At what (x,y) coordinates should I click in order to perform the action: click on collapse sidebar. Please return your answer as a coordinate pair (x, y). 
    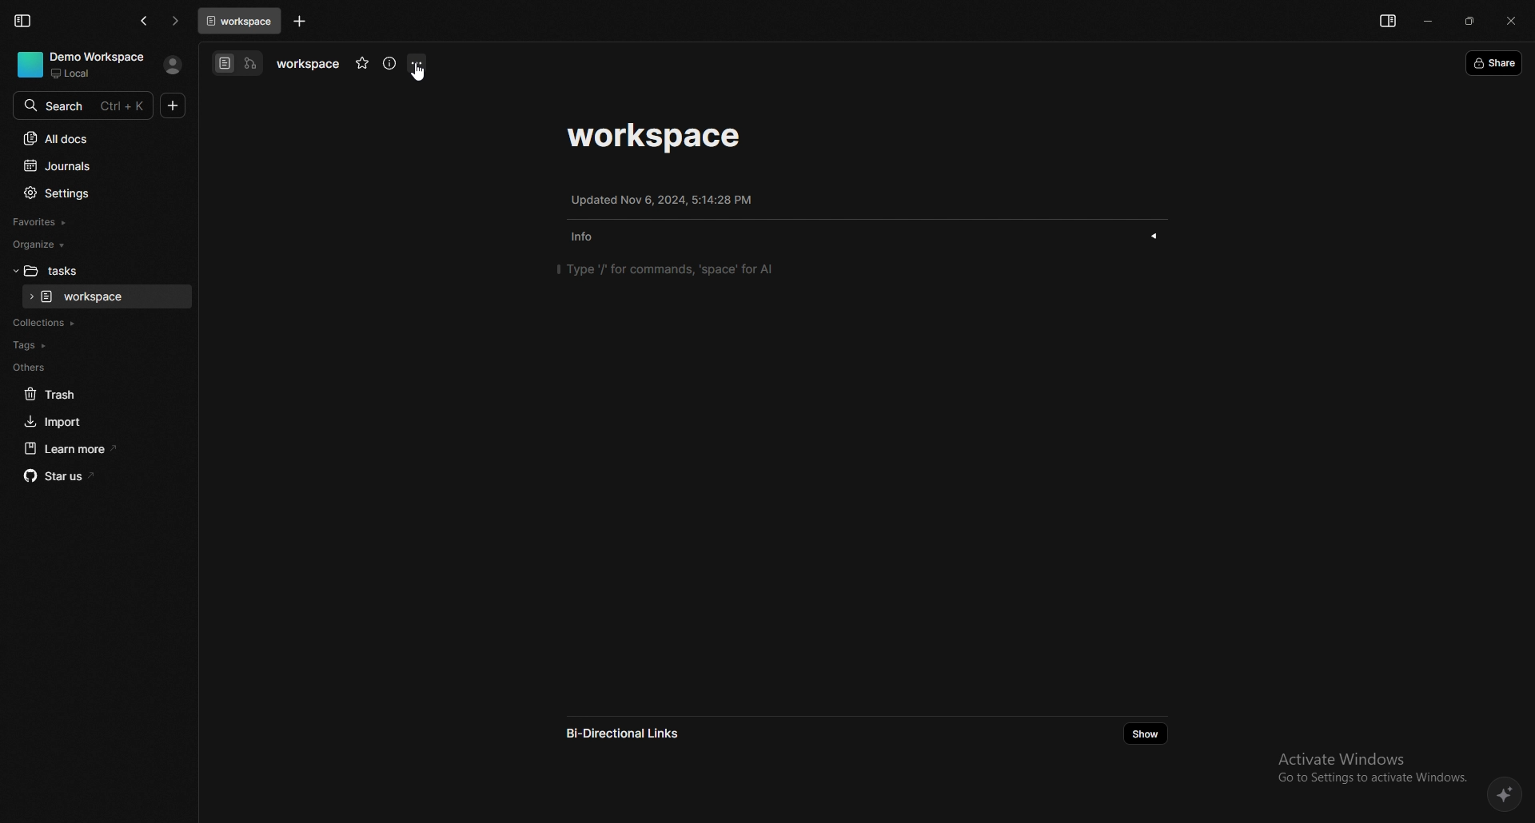
    Looking at the image, I should click on (22, 21).